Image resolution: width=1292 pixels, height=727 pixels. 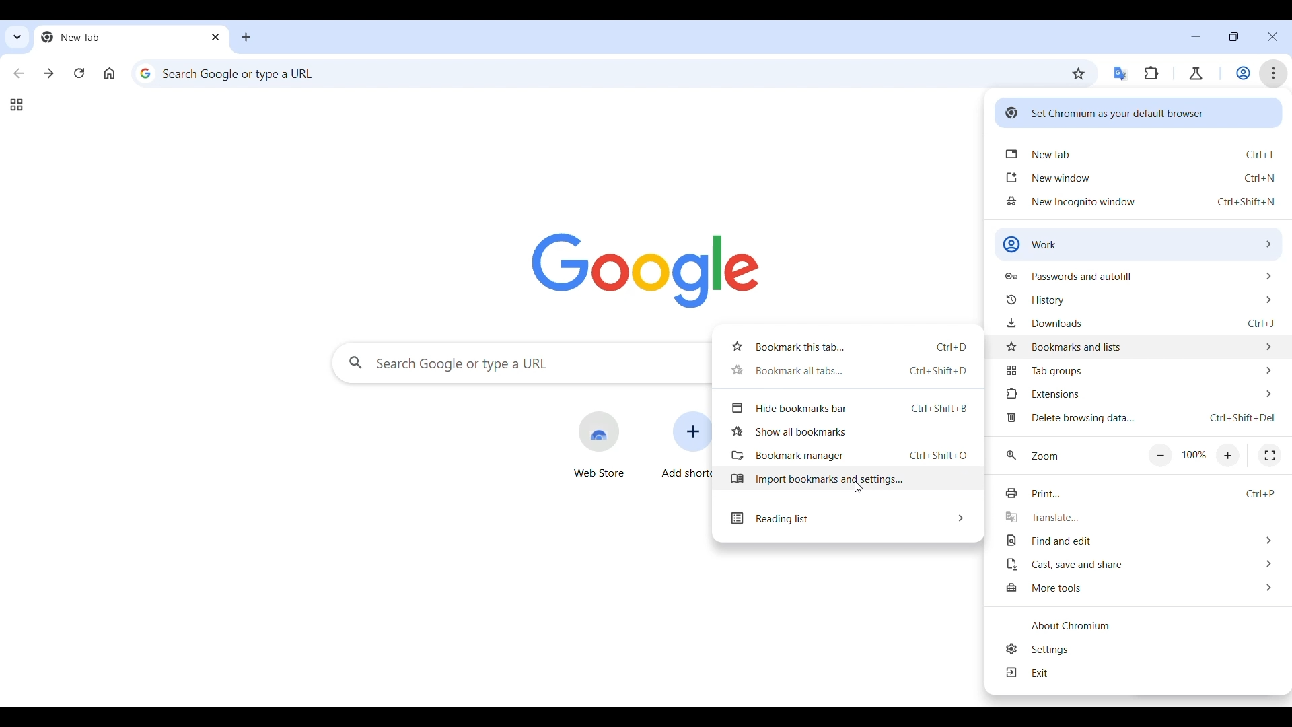 I want to click on Work, so click(x=1139, y=244).